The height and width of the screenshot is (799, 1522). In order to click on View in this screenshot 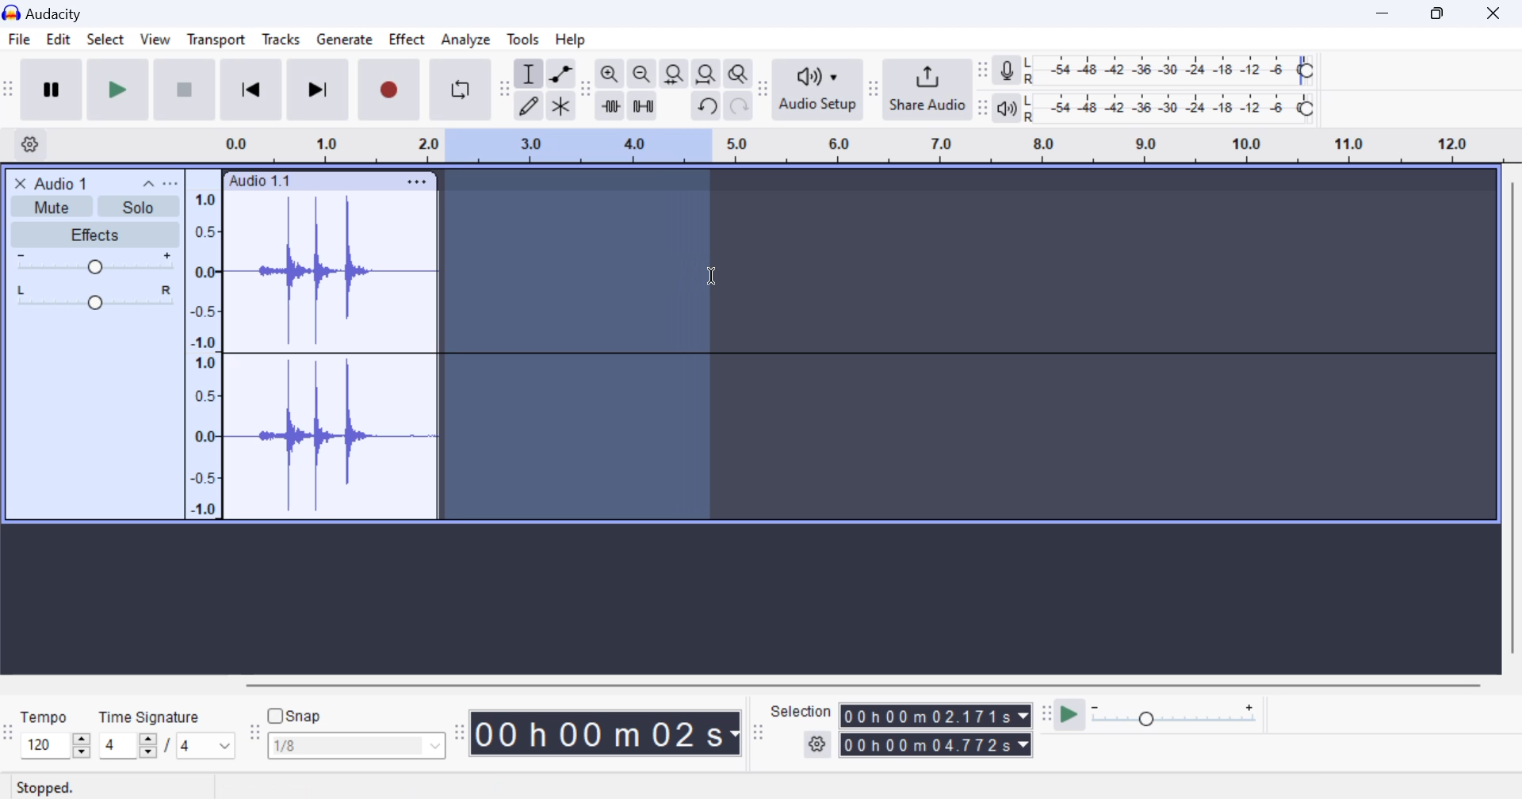, I will do `click(154, 43)`.